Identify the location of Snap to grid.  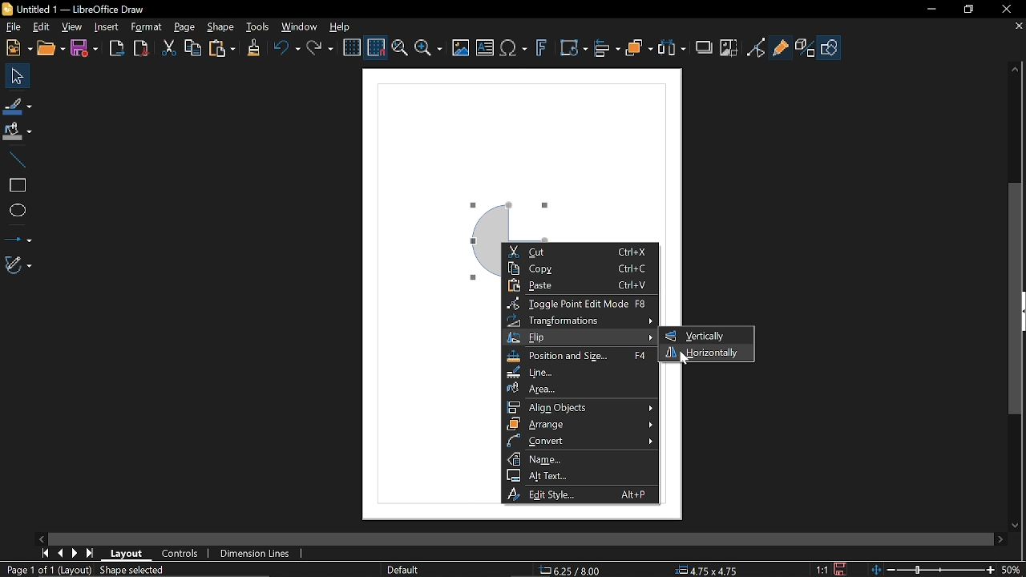
(377, 46).